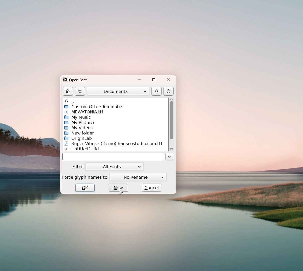 Image resolution: width=303 pixels, height=271 pixels. What do you see at coordinates (79, 80) in the screenshot?
I see `Open Font` at bounding box center [79, 80].